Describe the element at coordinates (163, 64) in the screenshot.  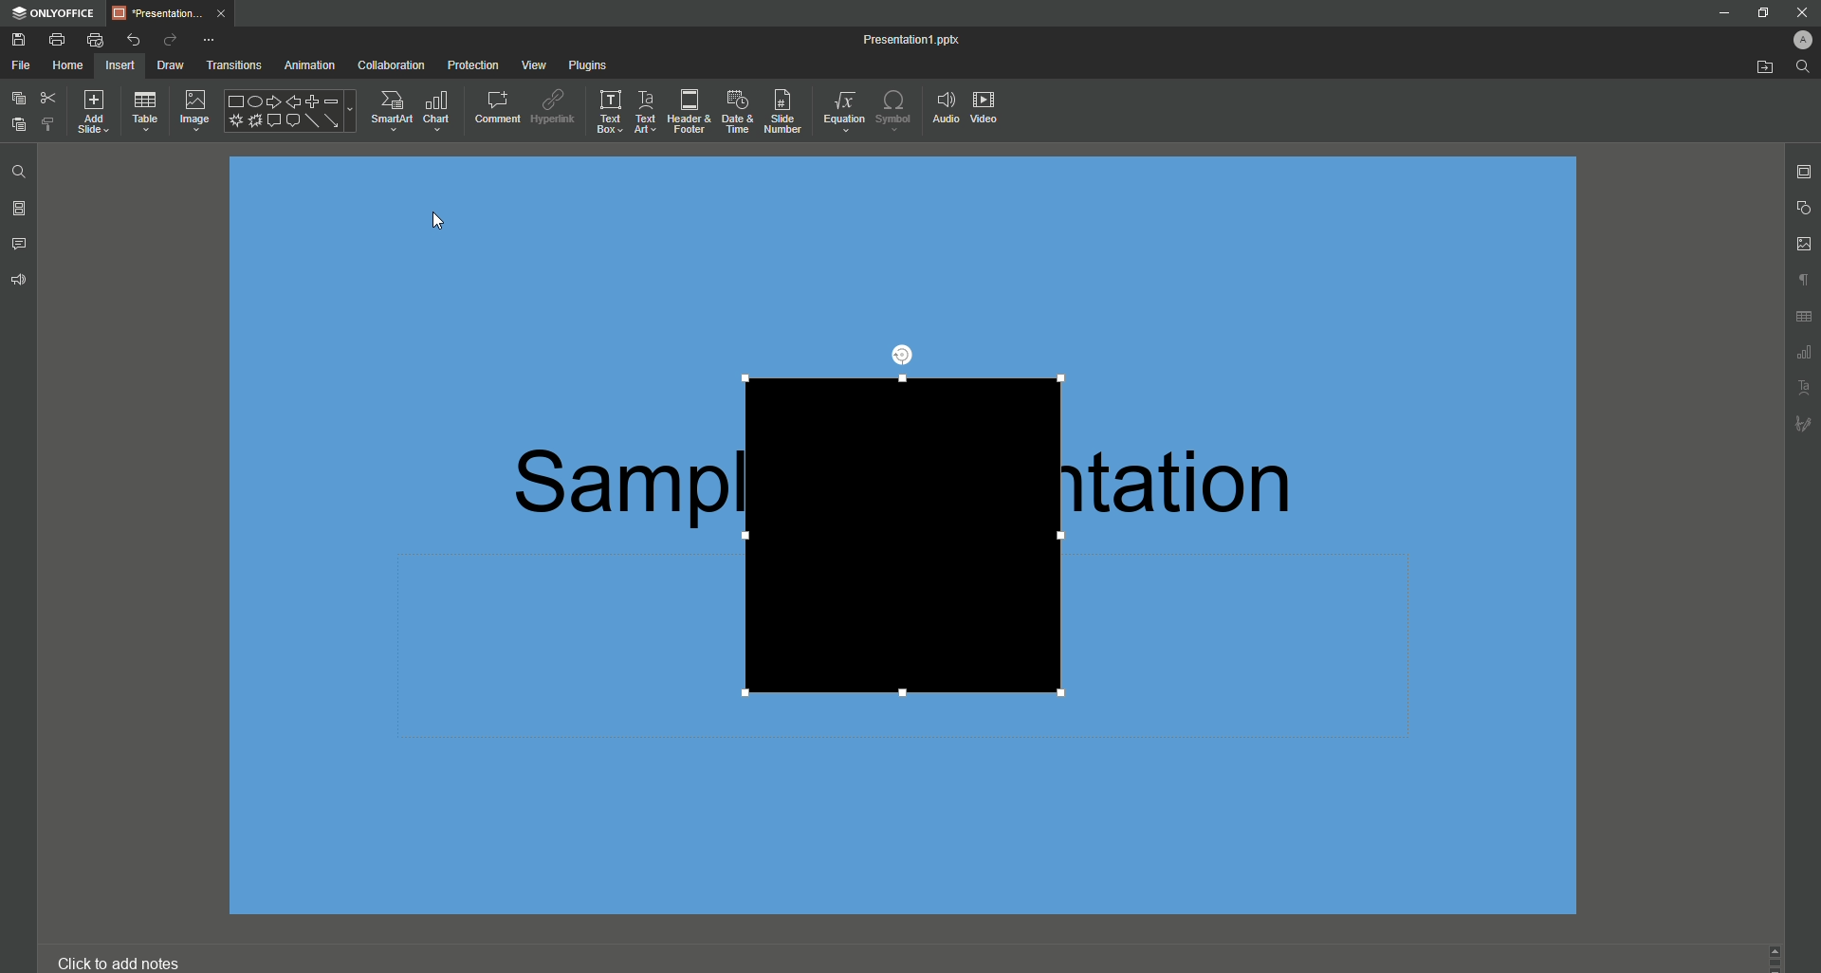
I see `Draw` at that location.